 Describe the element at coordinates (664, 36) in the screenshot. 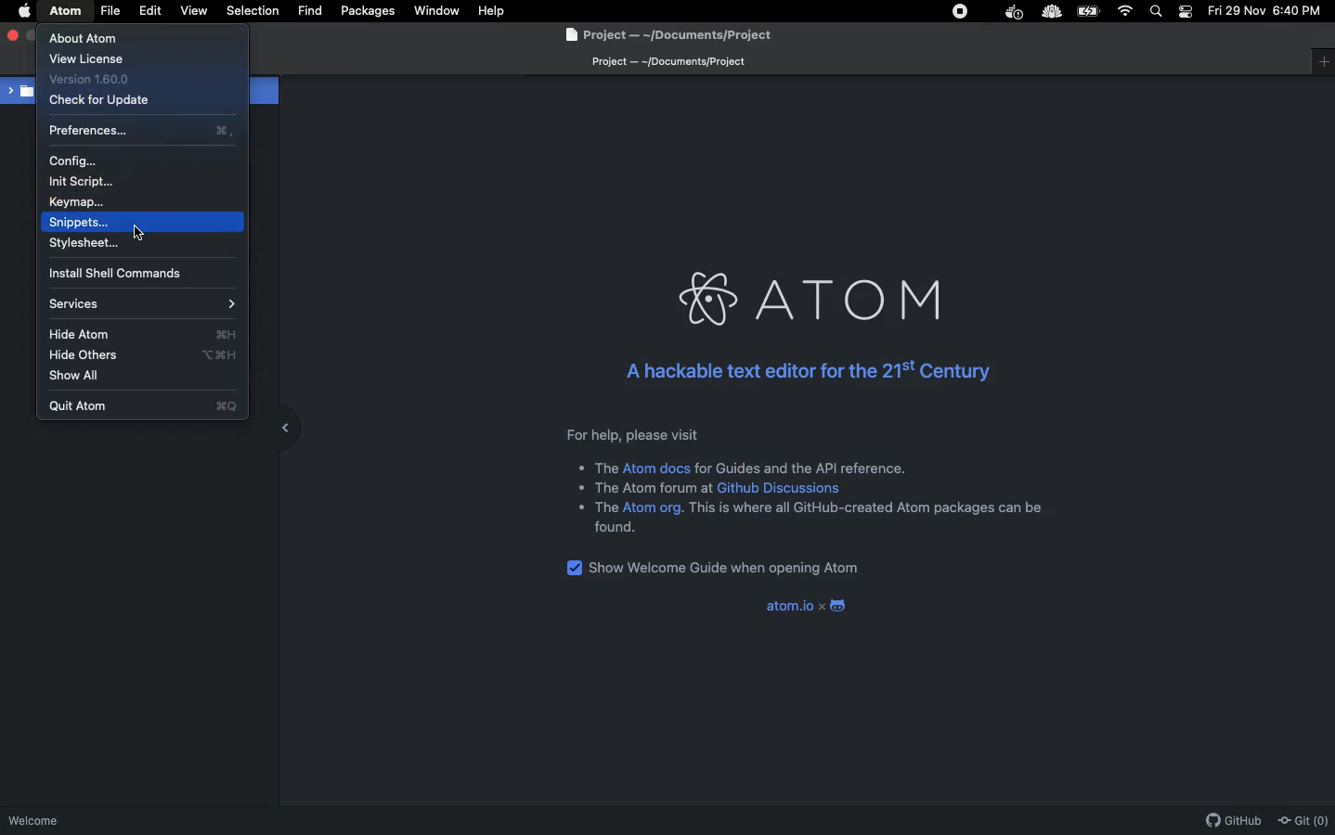

I see `Project` at that location.